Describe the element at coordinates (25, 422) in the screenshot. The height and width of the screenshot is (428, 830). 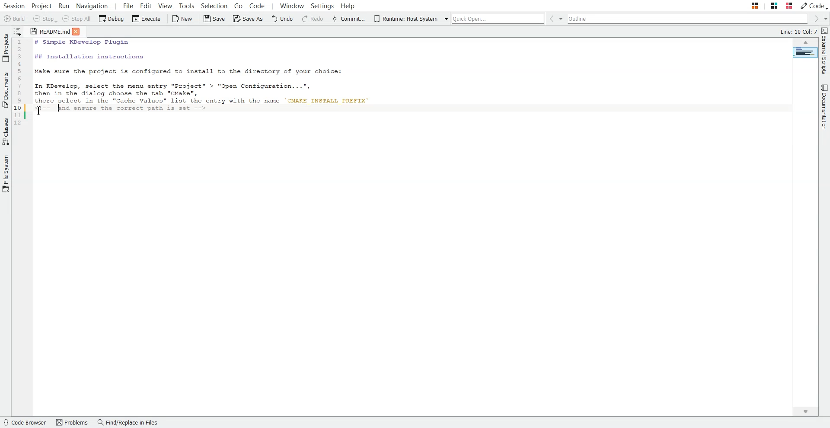
I see `Code Browser` at that location.